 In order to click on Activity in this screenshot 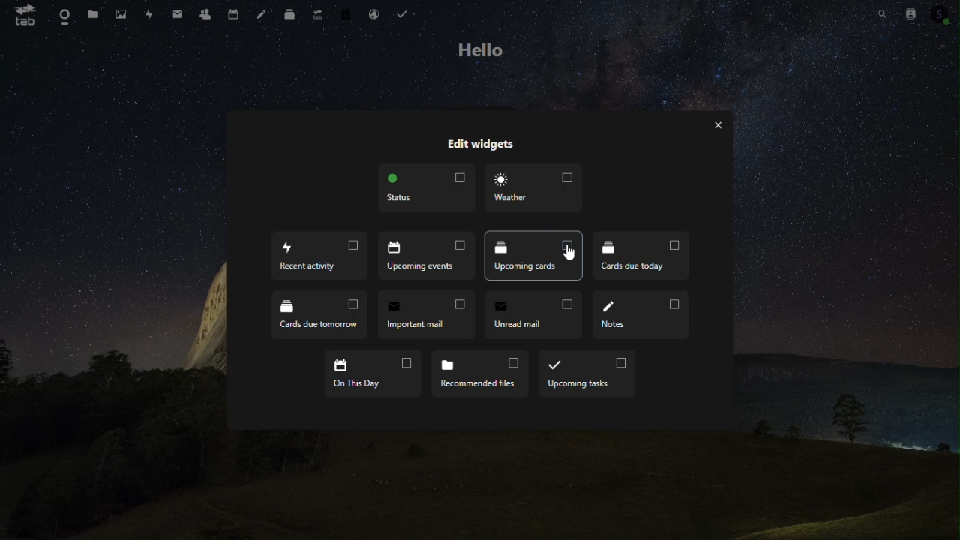, I will do `click(150, 13)`.